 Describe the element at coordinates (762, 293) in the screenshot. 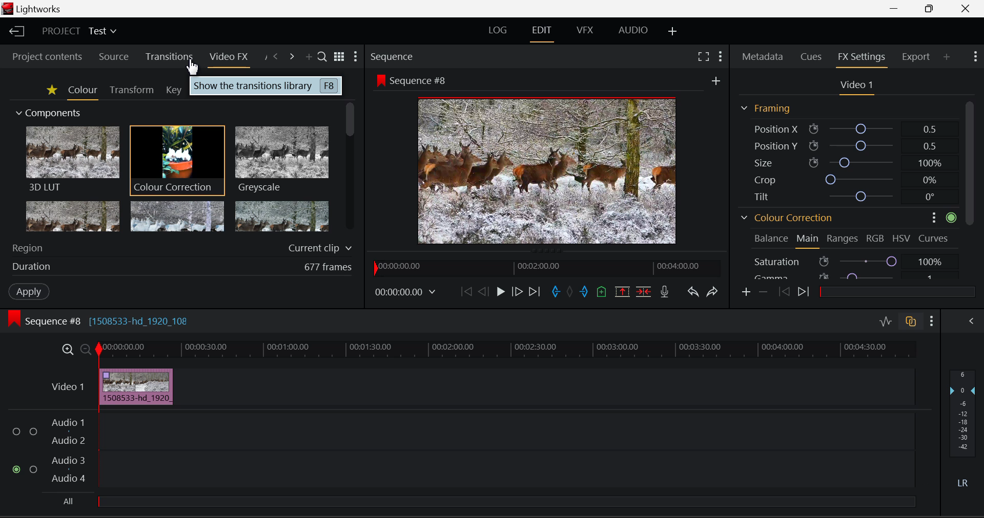

I see `Remove keyframe` at that location.